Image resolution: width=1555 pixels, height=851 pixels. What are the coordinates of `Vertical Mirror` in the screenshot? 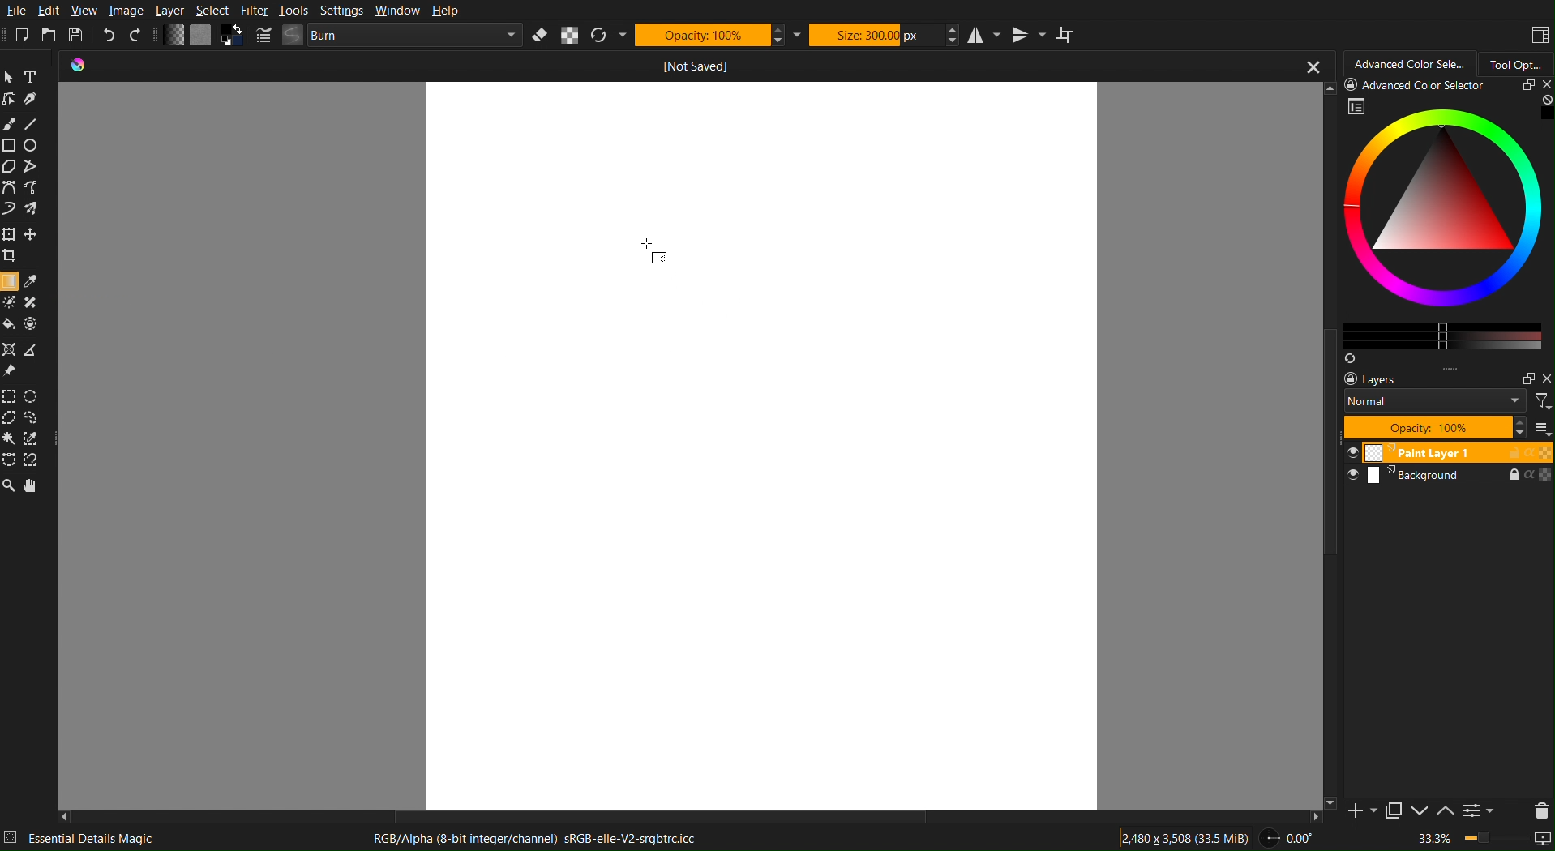 It's located at (1027, 33).